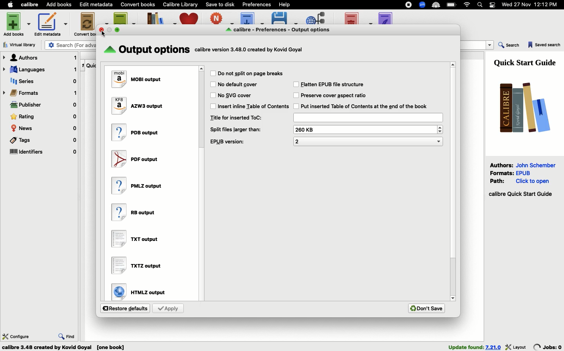 The height and width of the screenshot is (351, 564). I want to click on Publisher, so click(43, 106).